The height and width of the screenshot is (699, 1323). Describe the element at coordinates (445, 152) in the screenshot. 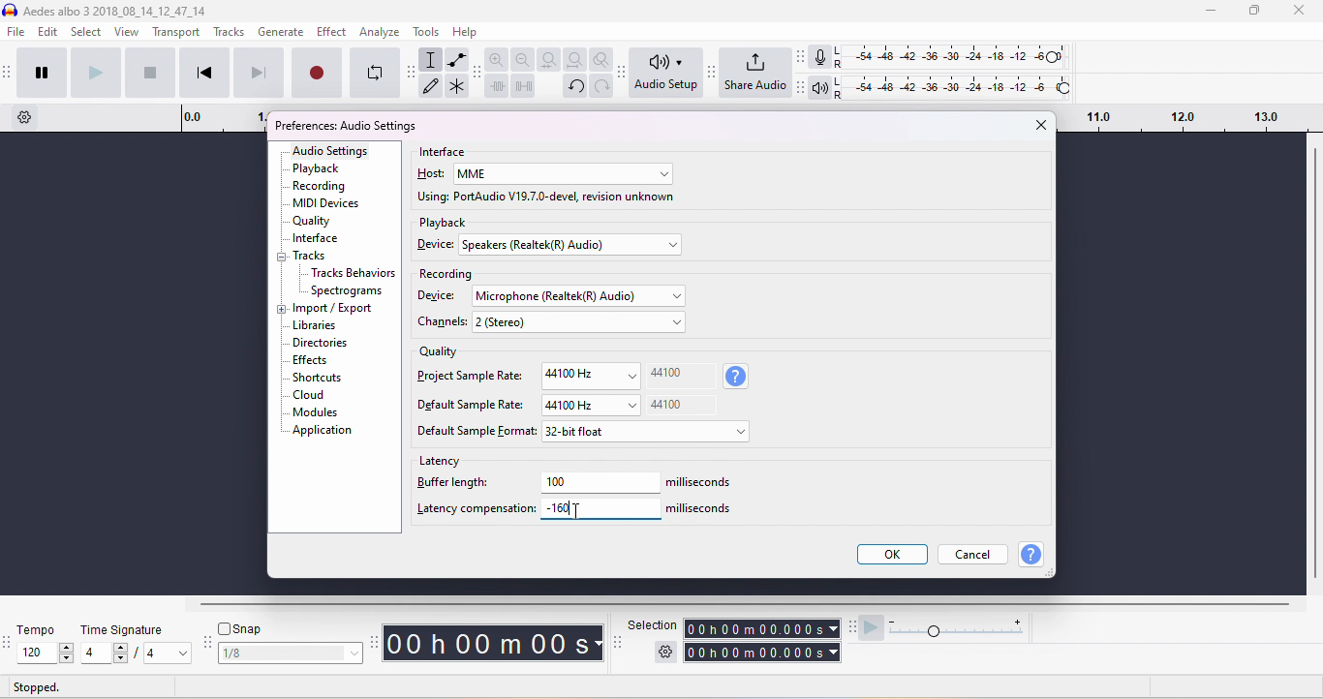

I see `interface` at that location.